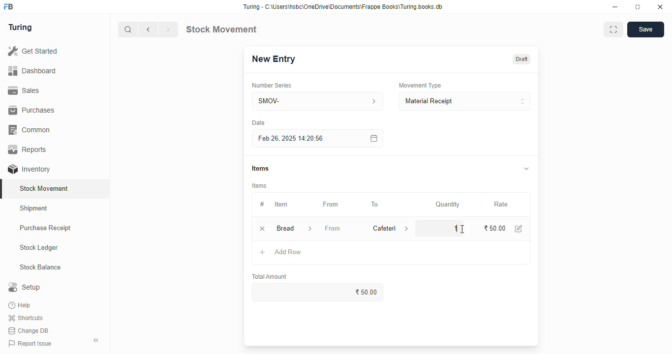  Describe the element at coordinates (263, 253) in the screenshot. I see `add` at that location.